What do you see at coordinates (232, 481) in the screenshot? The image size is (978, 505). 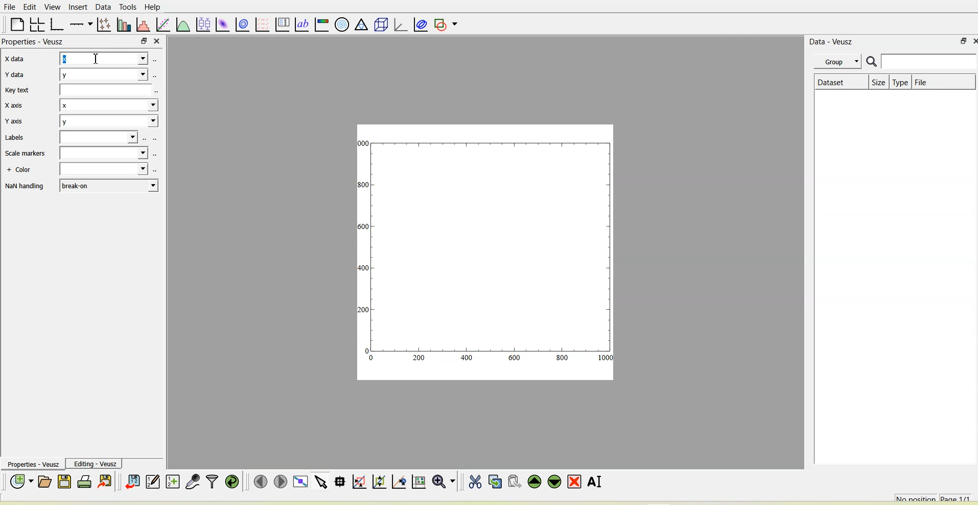 I see `Reload linked datasets` at bounding box center [232, 481].